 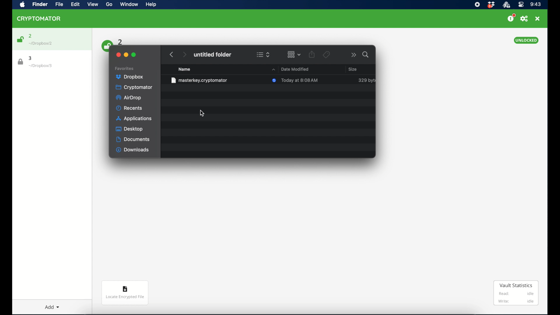 I want to click on downloads, so click(x=133, y=150).